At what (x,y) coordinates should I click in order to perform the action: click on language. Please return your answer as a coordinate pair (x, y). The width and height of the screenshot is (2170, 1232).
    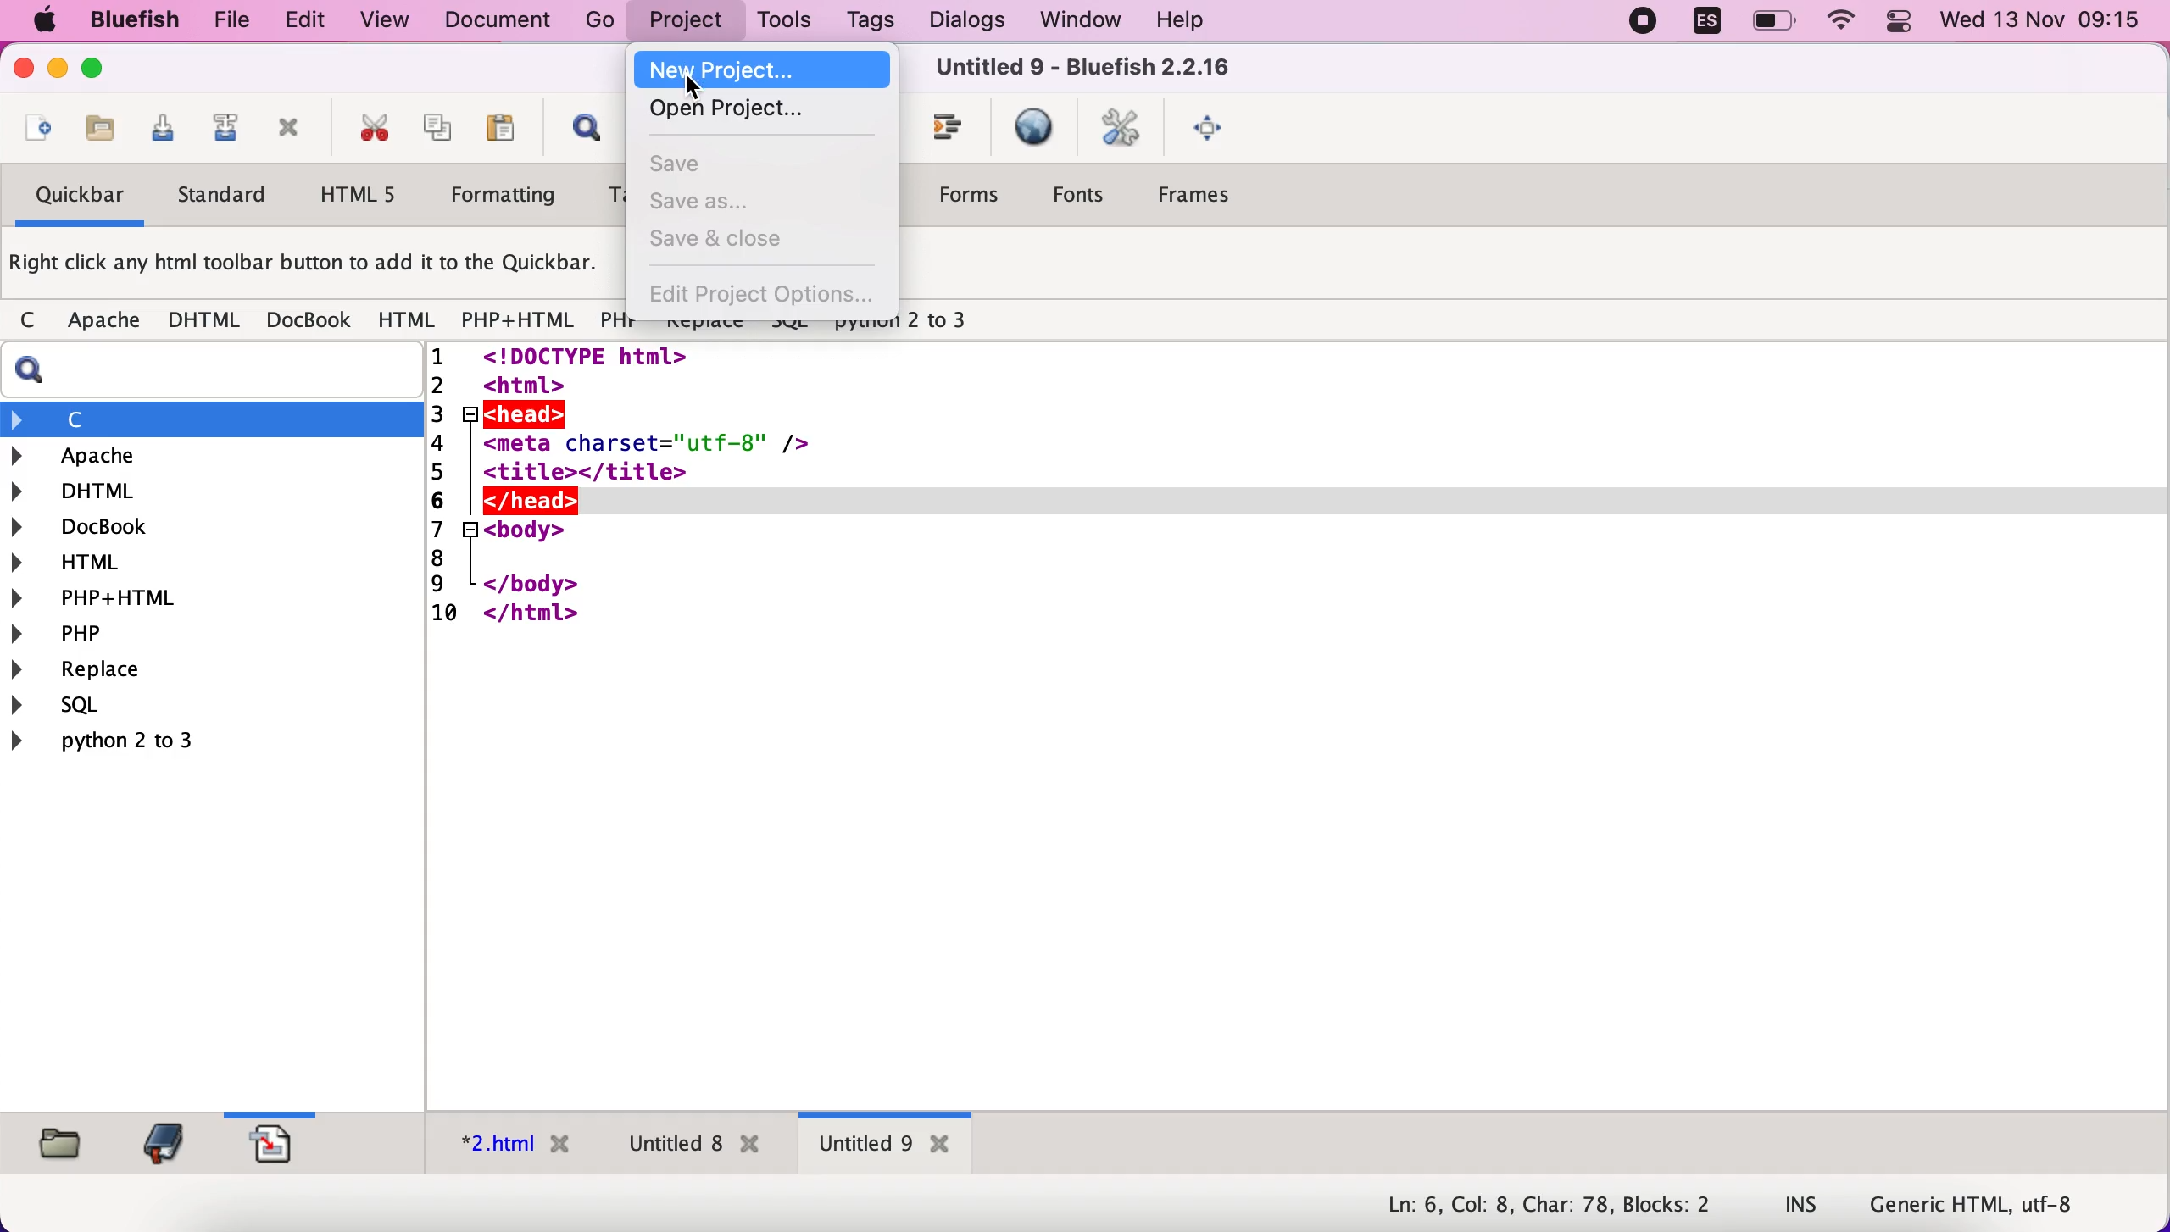
    Looking at the image, I should click on (1698, 25).